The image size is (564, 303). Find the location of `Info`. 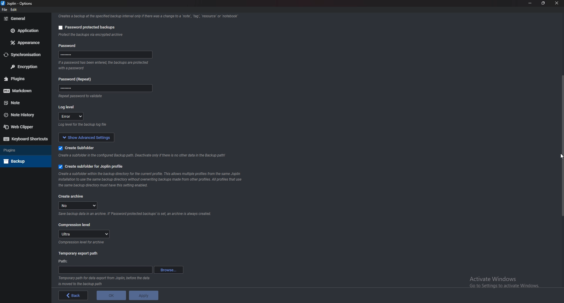

Info is located at coordinates (152, 179).